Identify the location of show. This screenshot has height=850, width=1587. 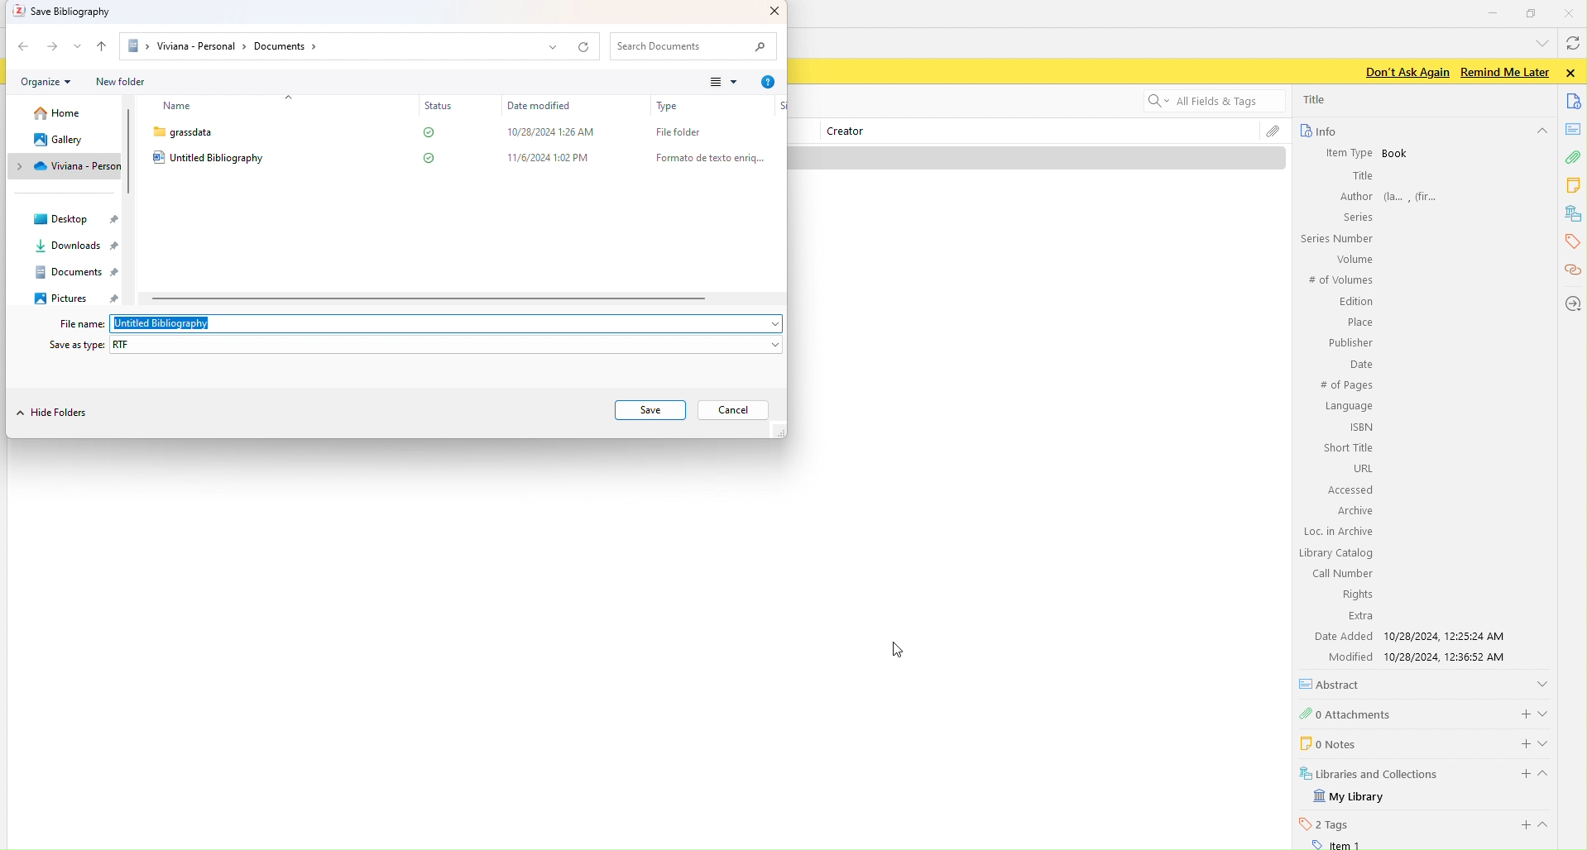
(1549, 824).